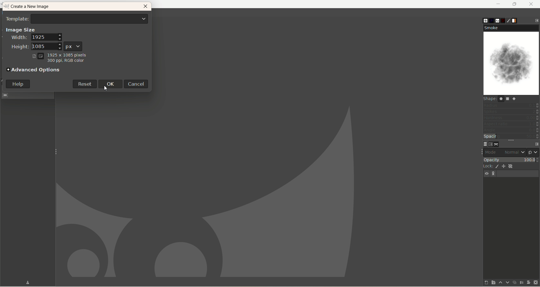  Describe the element at coordinates (489, 144) in the screenshot. I see `channel` at that location.